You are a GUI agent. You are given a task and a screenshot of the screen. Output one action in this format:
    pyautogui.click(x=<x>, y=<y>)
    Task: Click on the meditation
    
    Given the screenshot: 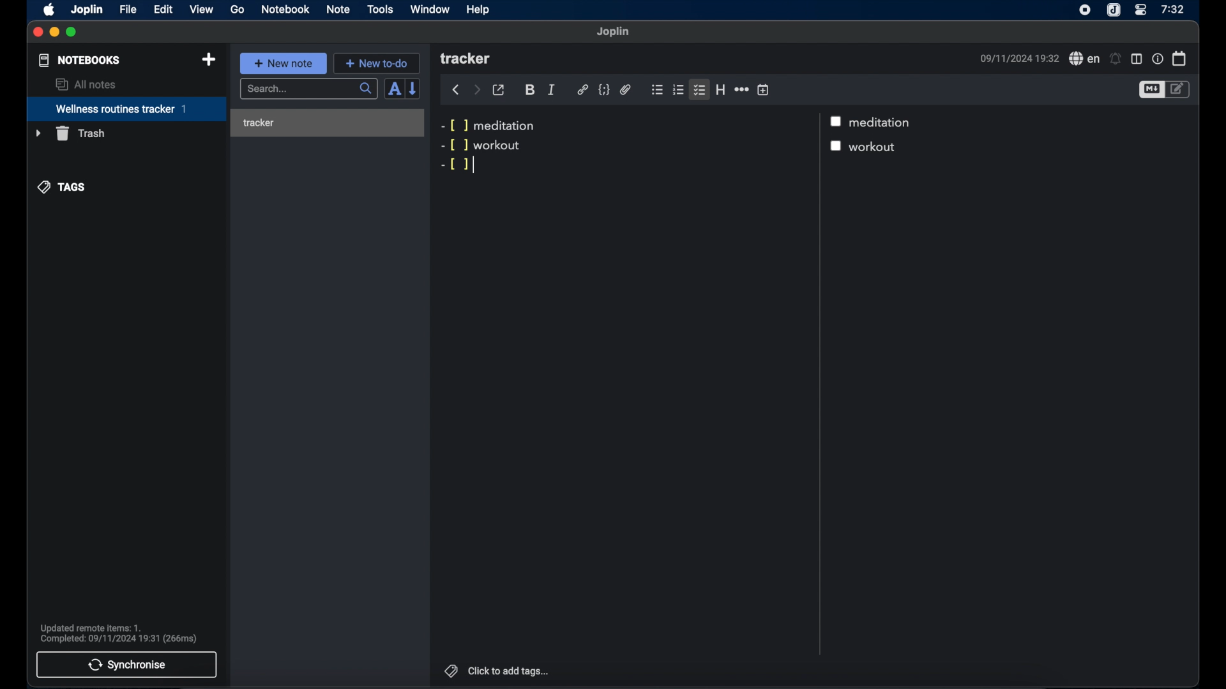 What is the action you would take?
    pyautogui.click(x=882, y=122)
    